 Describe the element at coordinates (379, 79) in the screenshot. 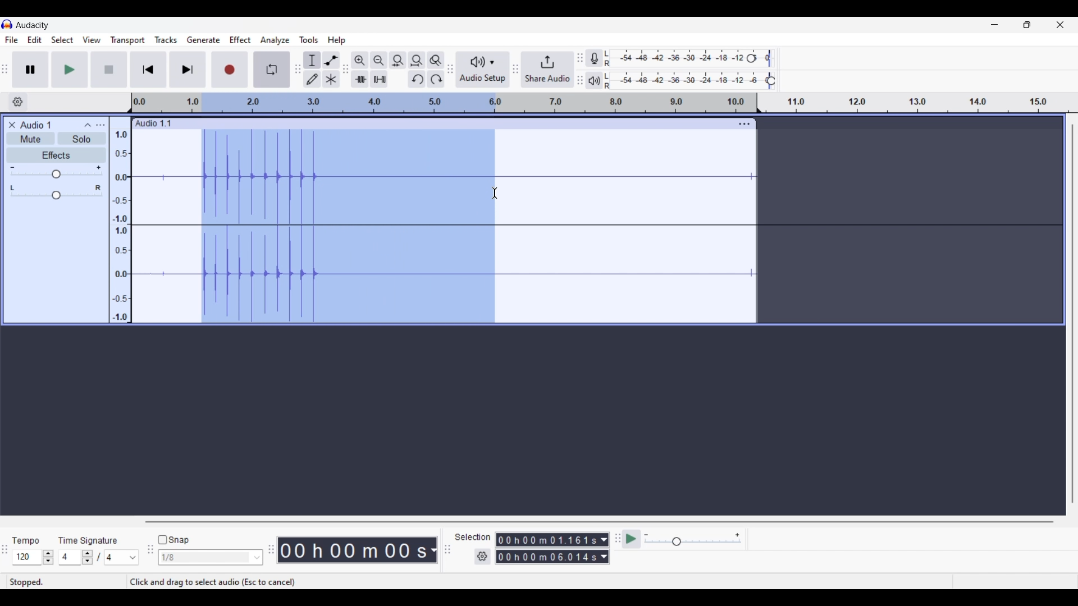

I see `Silence audio selection` at that location.